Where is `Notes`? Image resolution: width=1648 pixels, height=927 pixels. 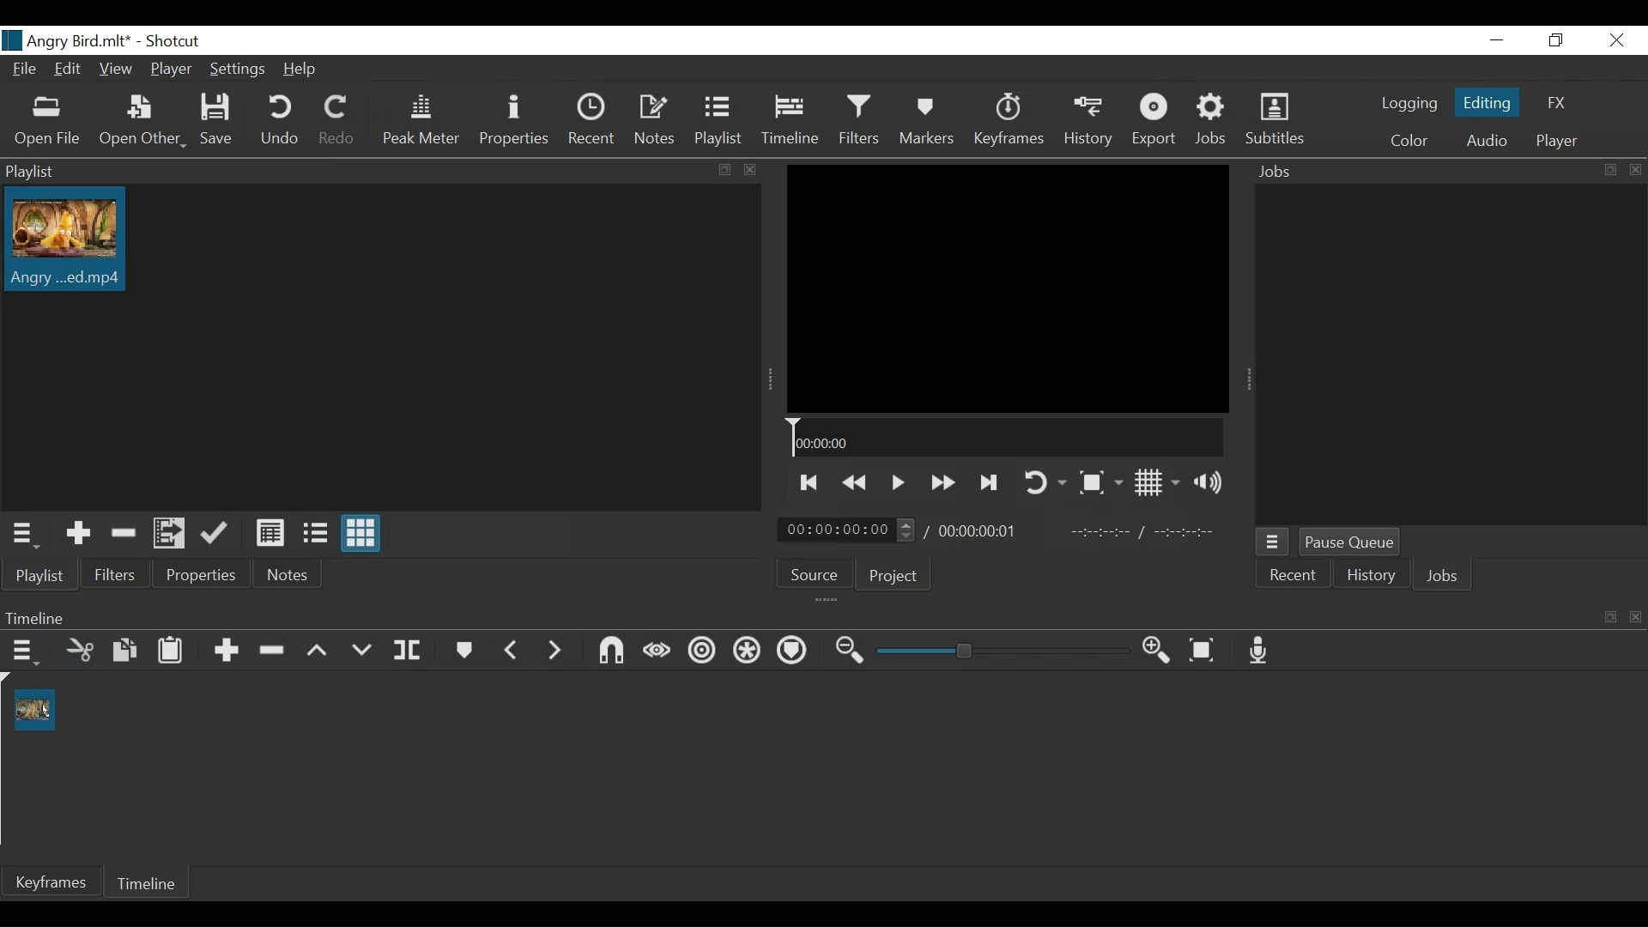
Notes is located at coordinates (289, 572).